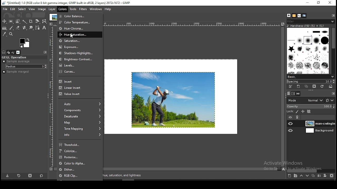  Describe the element at coordinates (299, 94) in the screenshot. I see `paths` at that location.